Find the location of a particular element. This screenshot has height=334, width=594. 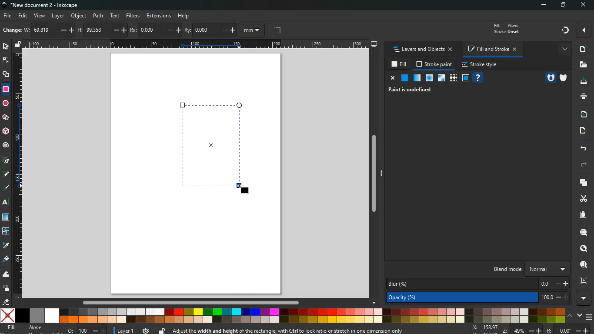

twist is located at coordinates (6, 230).